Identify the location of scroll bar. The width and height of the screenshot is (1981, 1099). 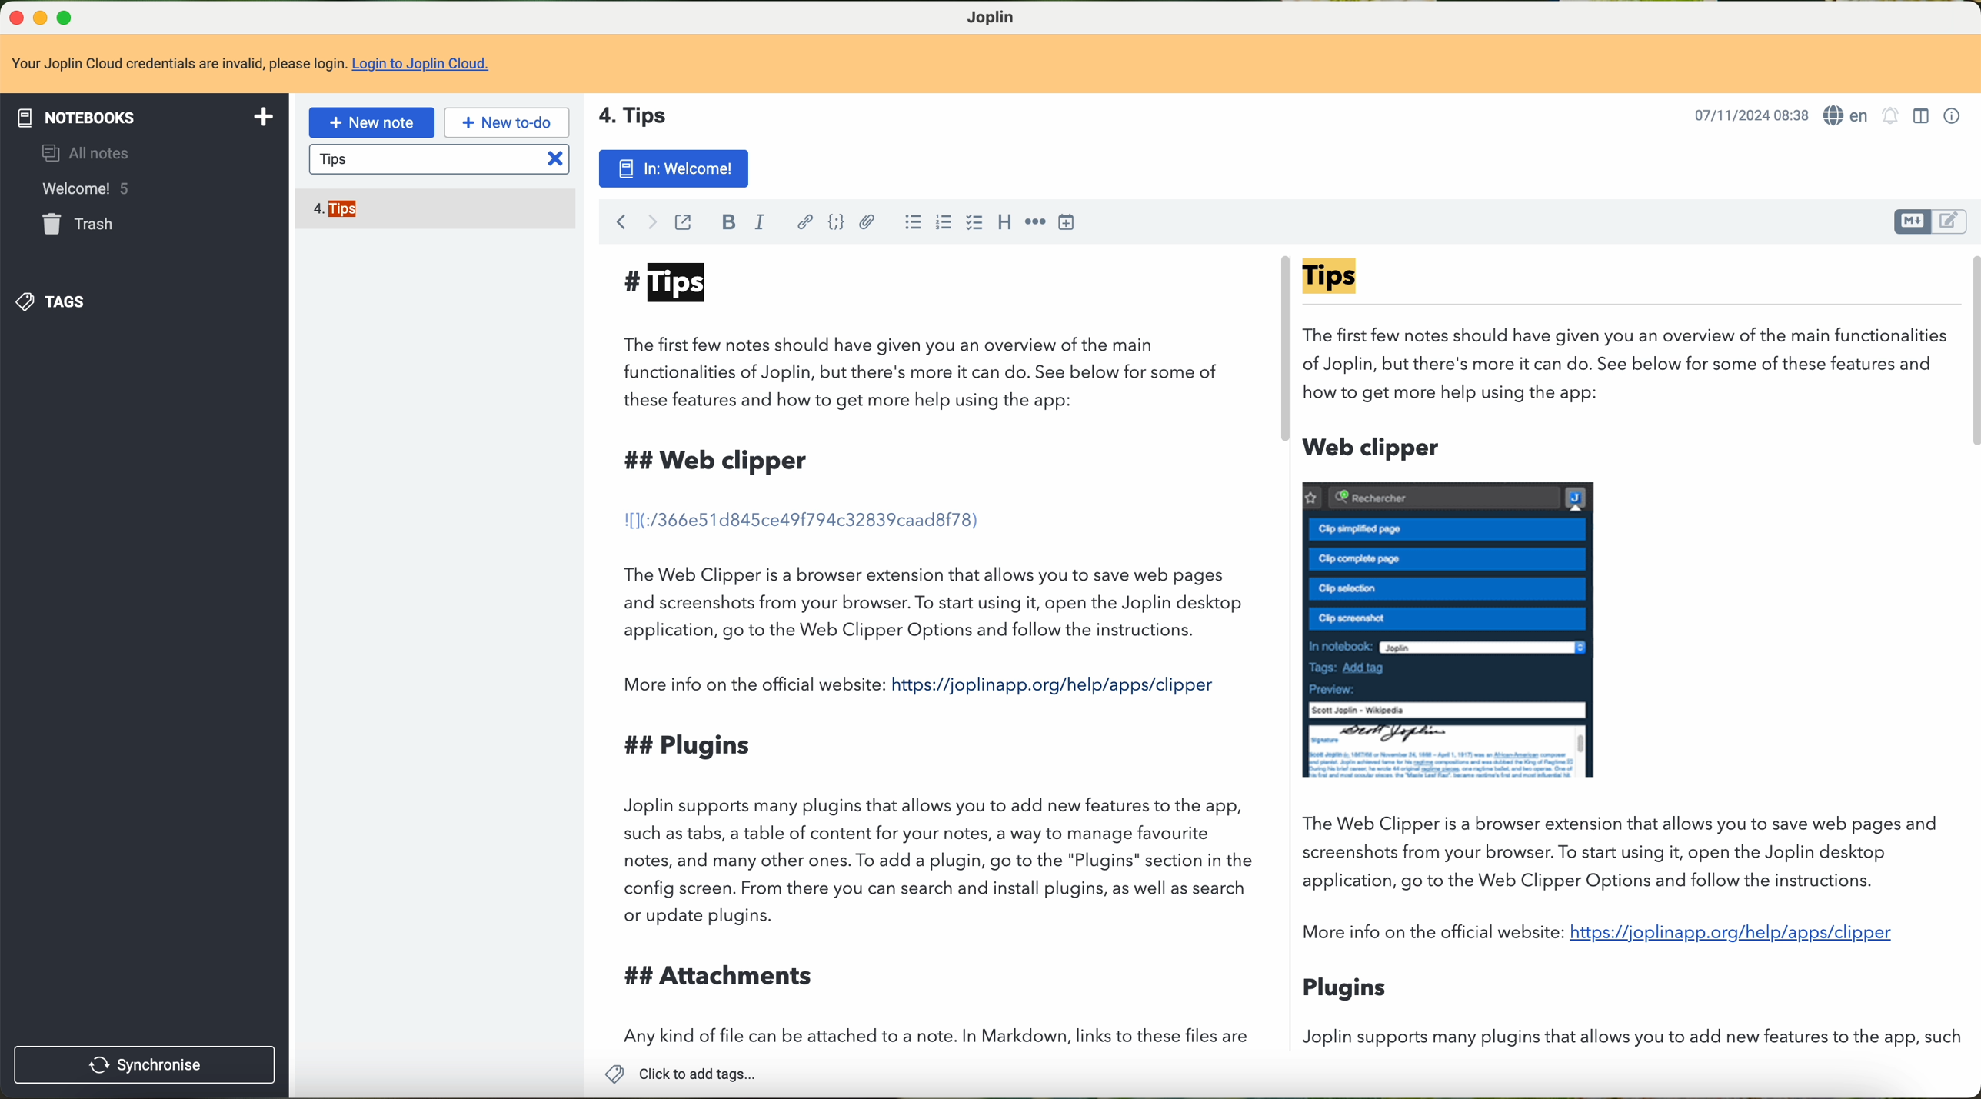
(1969, 355).